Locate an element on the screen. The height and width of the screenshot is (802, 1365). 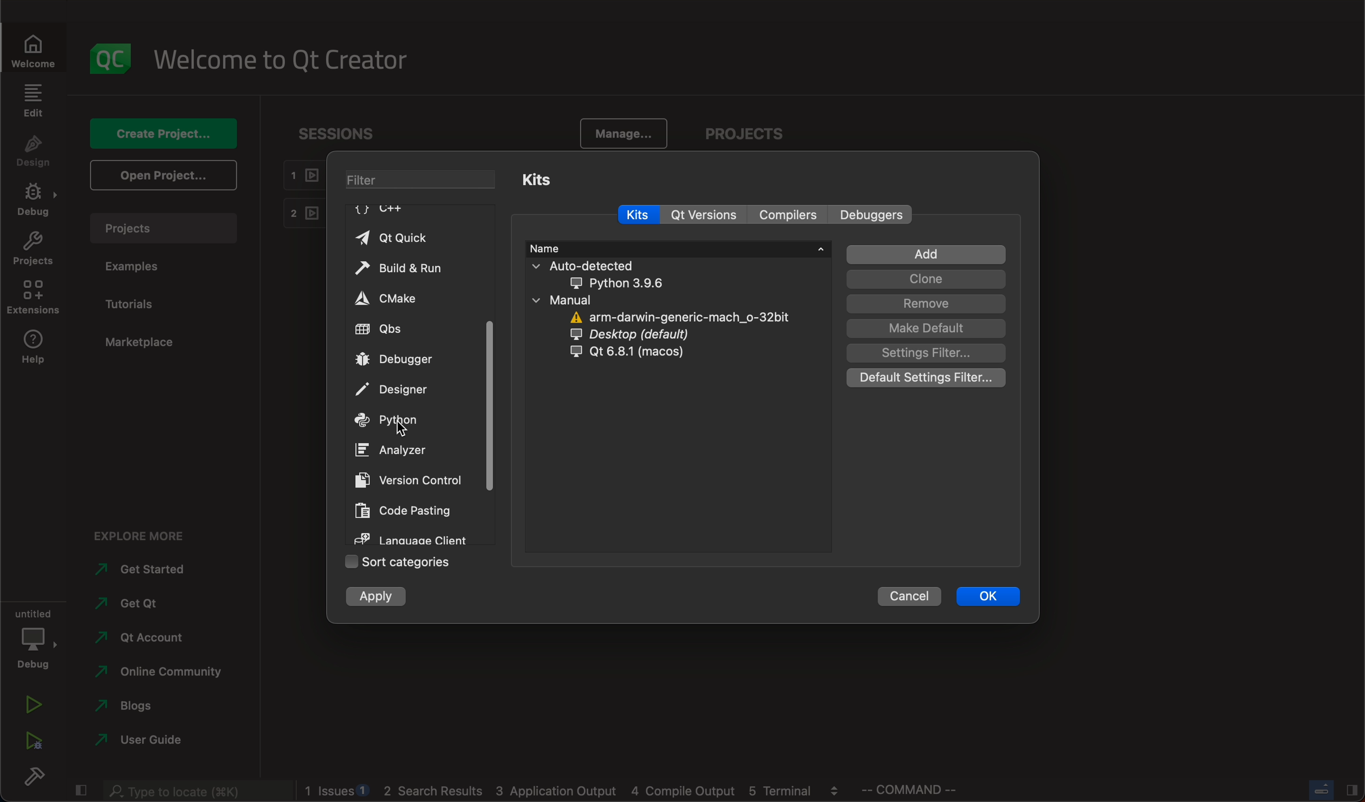
projects is located at coordinates (163, 228).